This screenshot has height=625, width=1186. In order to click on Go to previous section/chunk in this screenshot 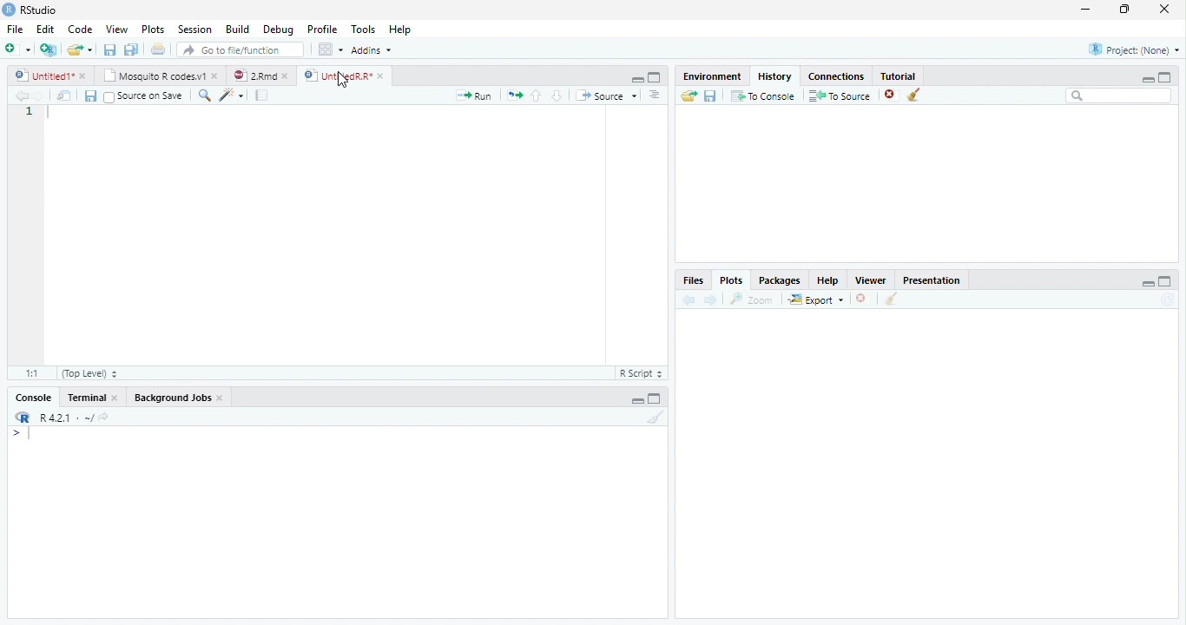, I will do `click(536, 95)`.